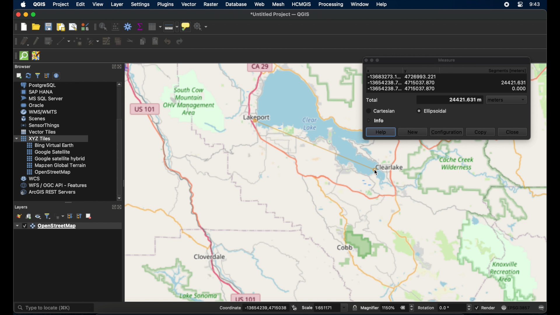 The height and width of the screenshot is (315, 560). What do you see at coordinates (88, 216) in the screenshot?
I see `remove layer` at bounding box center [88, 216].